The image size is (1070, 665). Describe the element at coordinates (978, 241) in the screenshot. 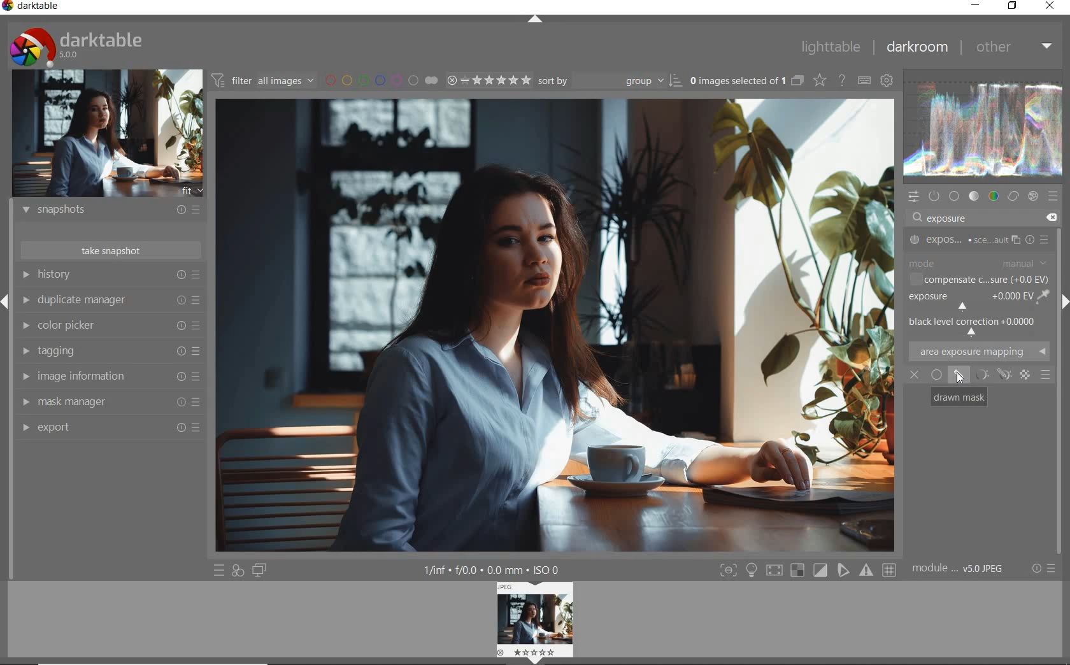

I see `EXPOSURE` at that location.